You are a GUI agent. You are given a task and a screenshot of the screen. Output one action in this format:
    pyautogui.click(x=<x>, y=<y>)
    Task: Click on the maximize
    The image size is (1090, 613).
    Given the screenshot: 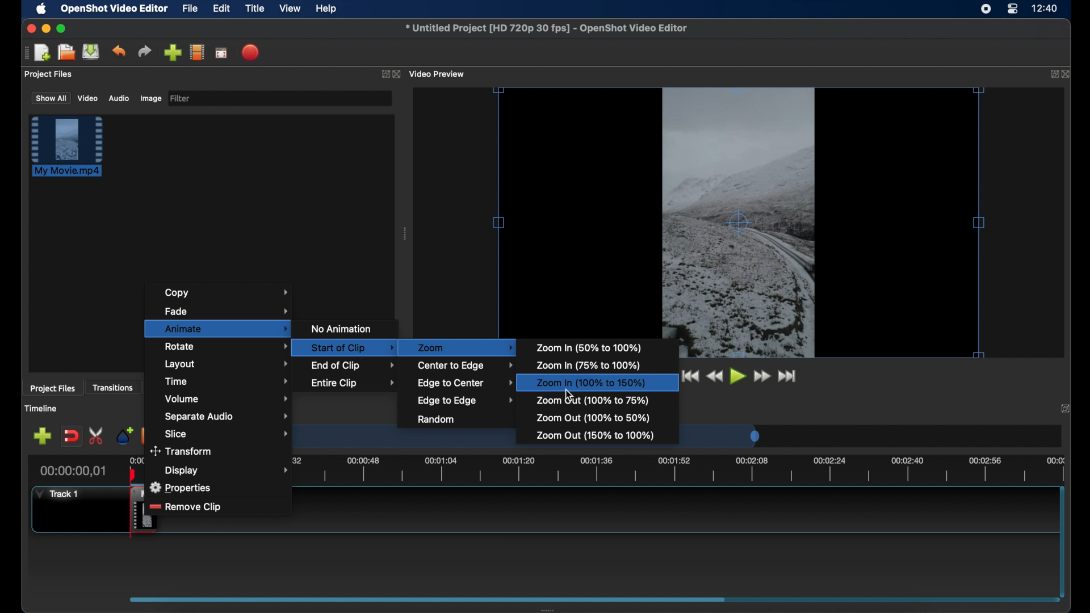 What is the action you would take?
    pyautogui.click(x=62, y=28)
    